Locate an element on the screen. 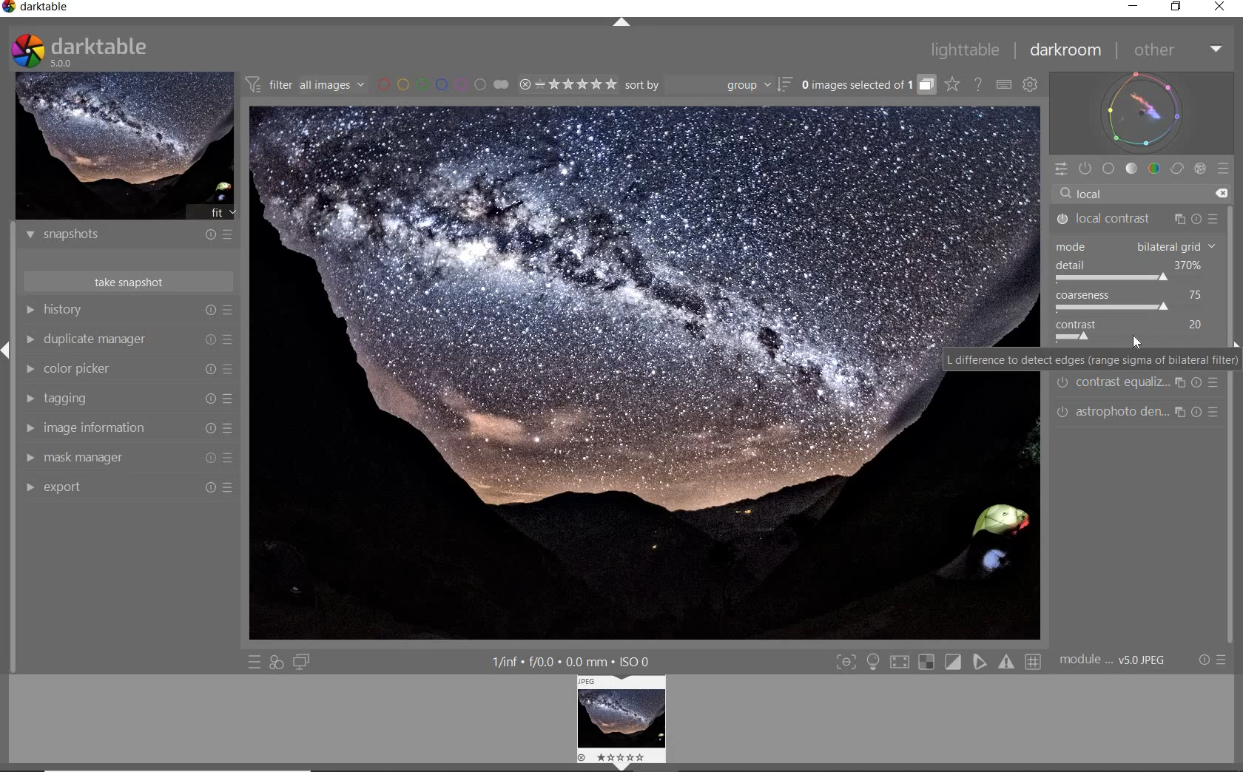 The width and height of the screenshot is (1243, 772). contrast slider is located at coordinates (1079, 339).